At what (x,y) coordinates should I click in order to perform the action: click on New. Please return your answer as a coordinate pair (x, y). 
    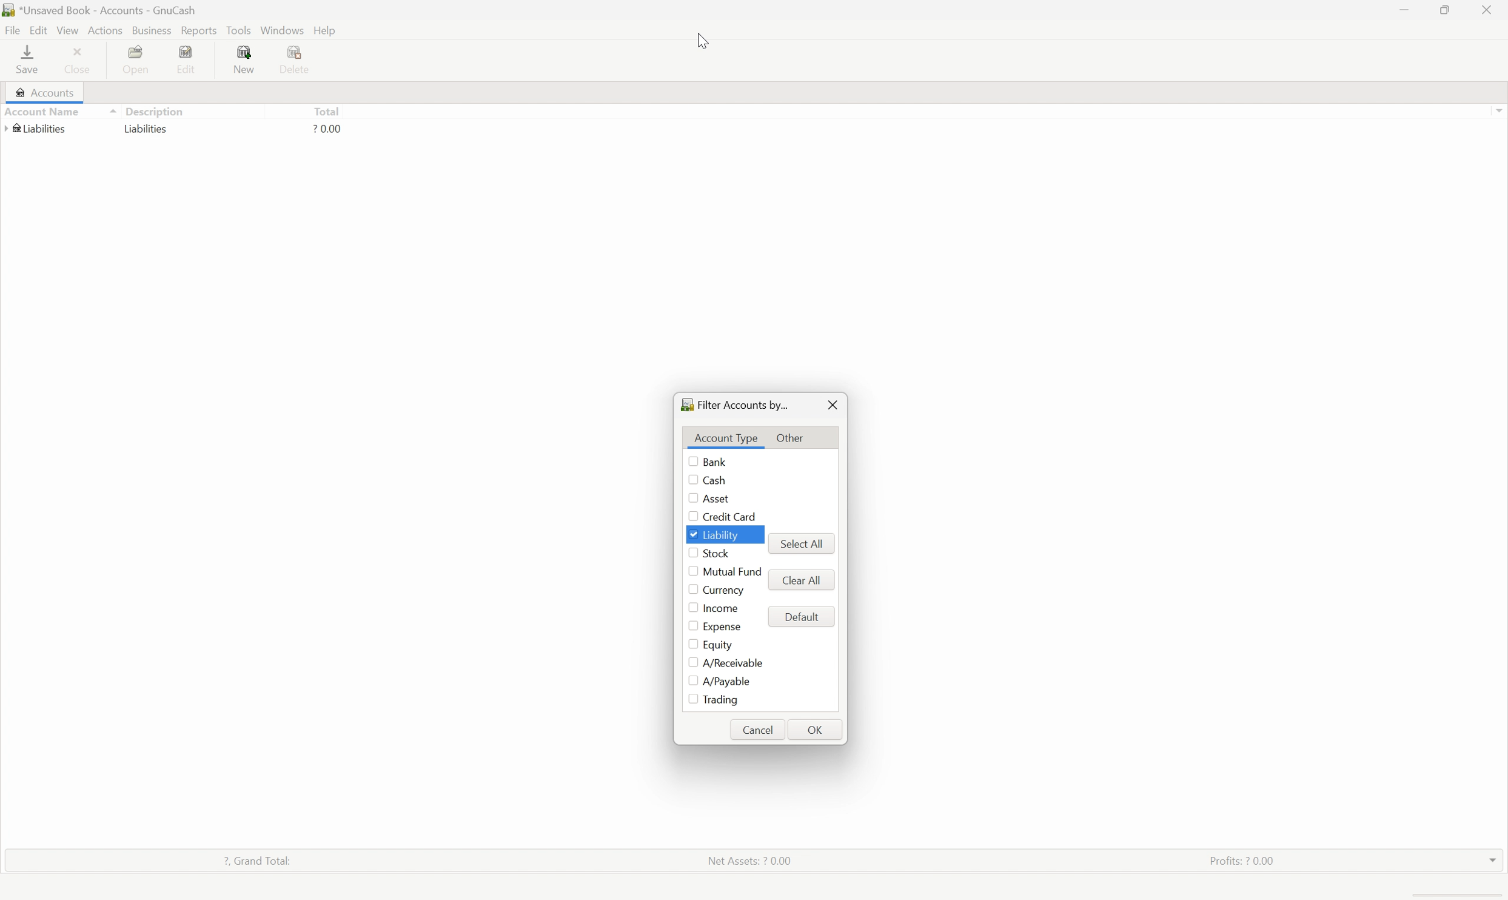
    Looking at the image, I should click on (247, 58).